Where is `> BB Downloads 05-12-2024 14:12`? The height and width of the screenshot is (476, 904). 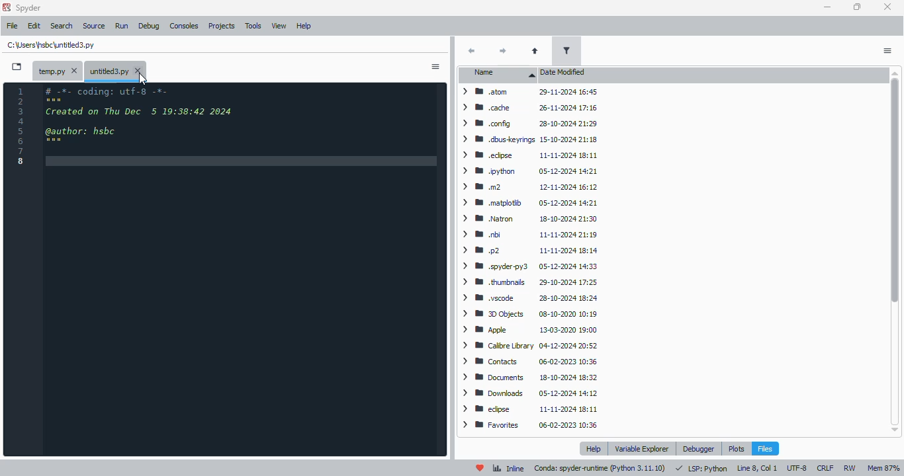
> BB Downloads 05-12-2024 14:12 is located at coordinates (528, 392).